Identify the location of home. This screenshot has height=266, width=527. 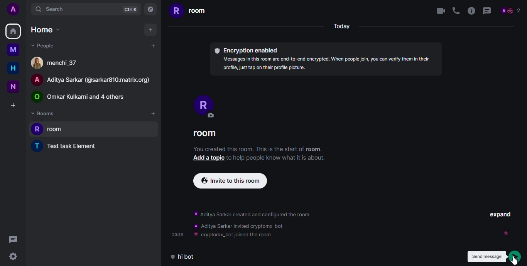
(13, 31).